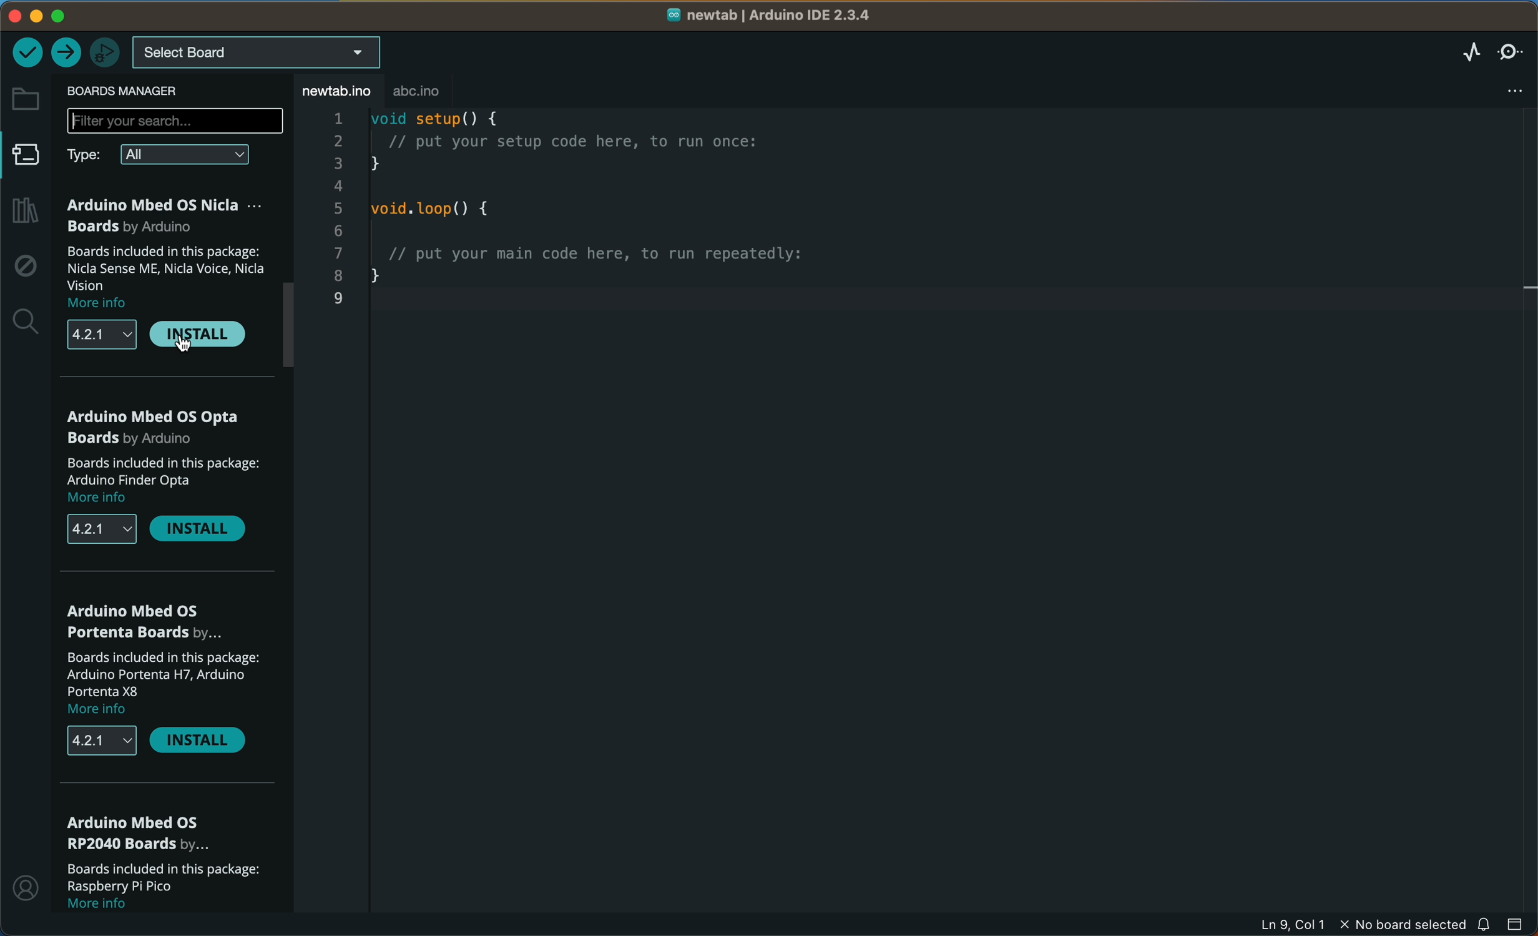 The image size is (1538, 936). I want to click on library manager, so click(27, 212).